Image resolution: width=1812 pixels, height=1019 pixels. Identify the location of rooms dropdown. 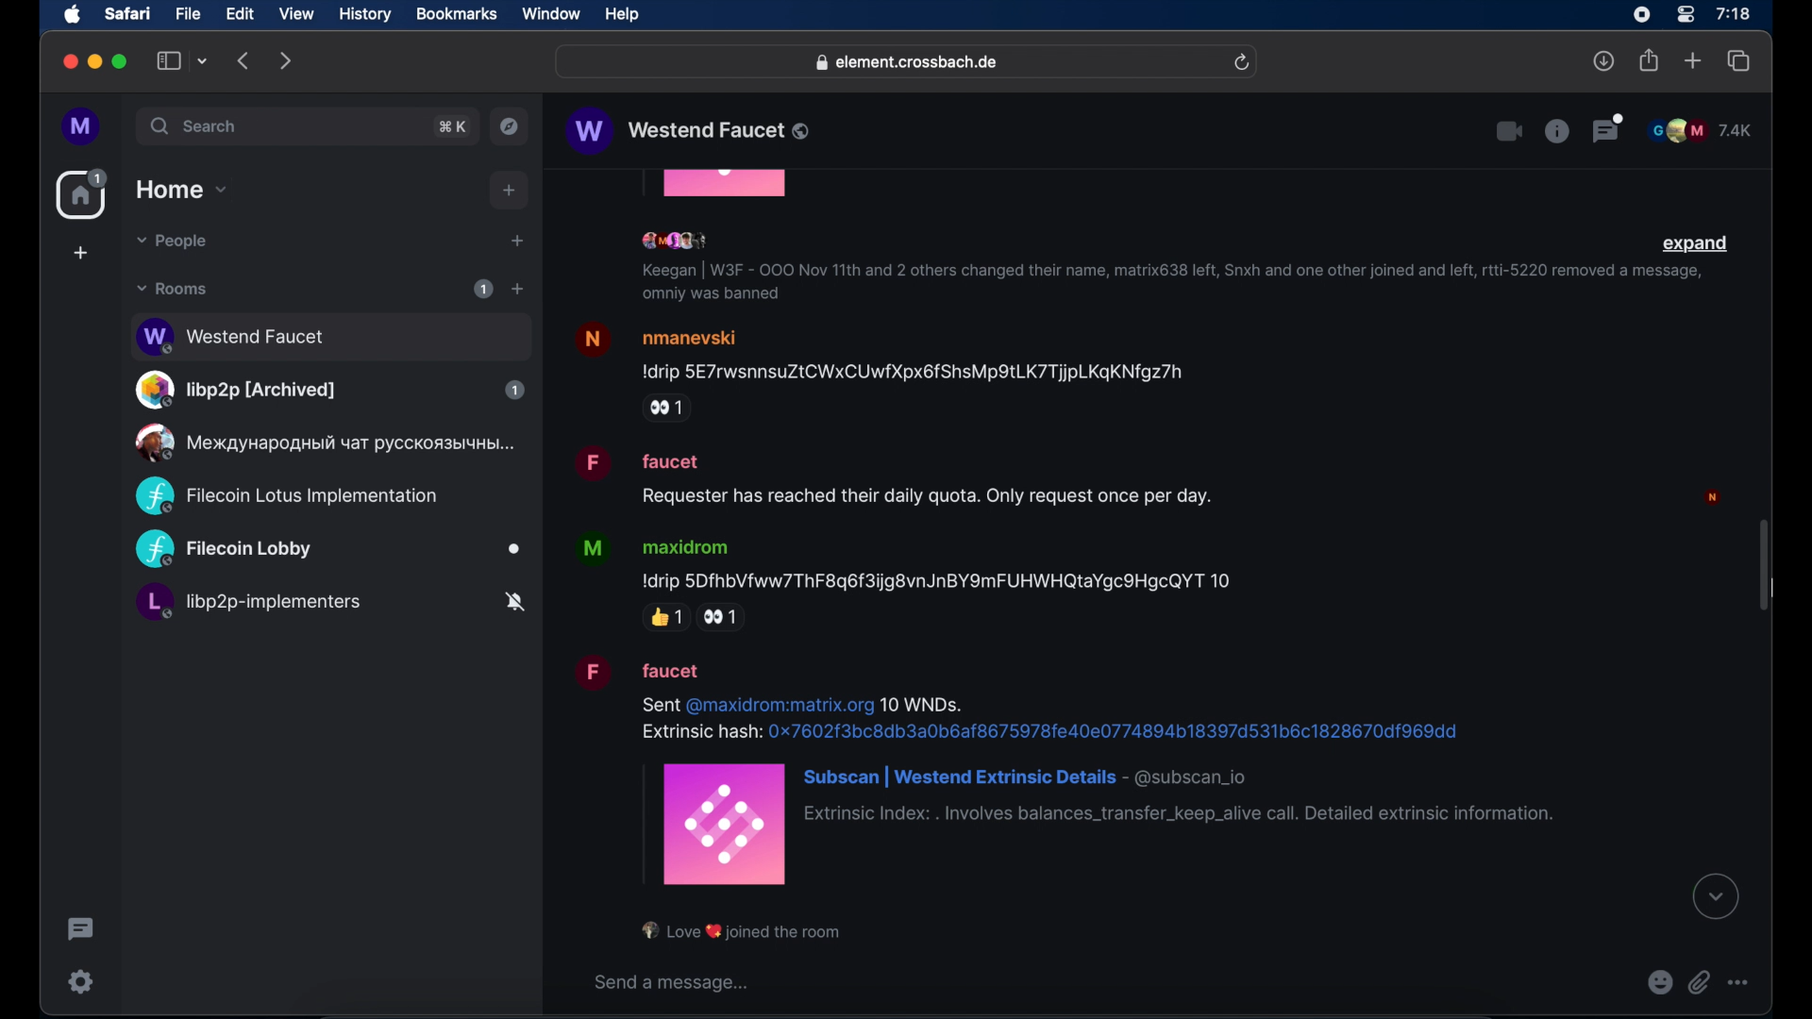
(173, 289).